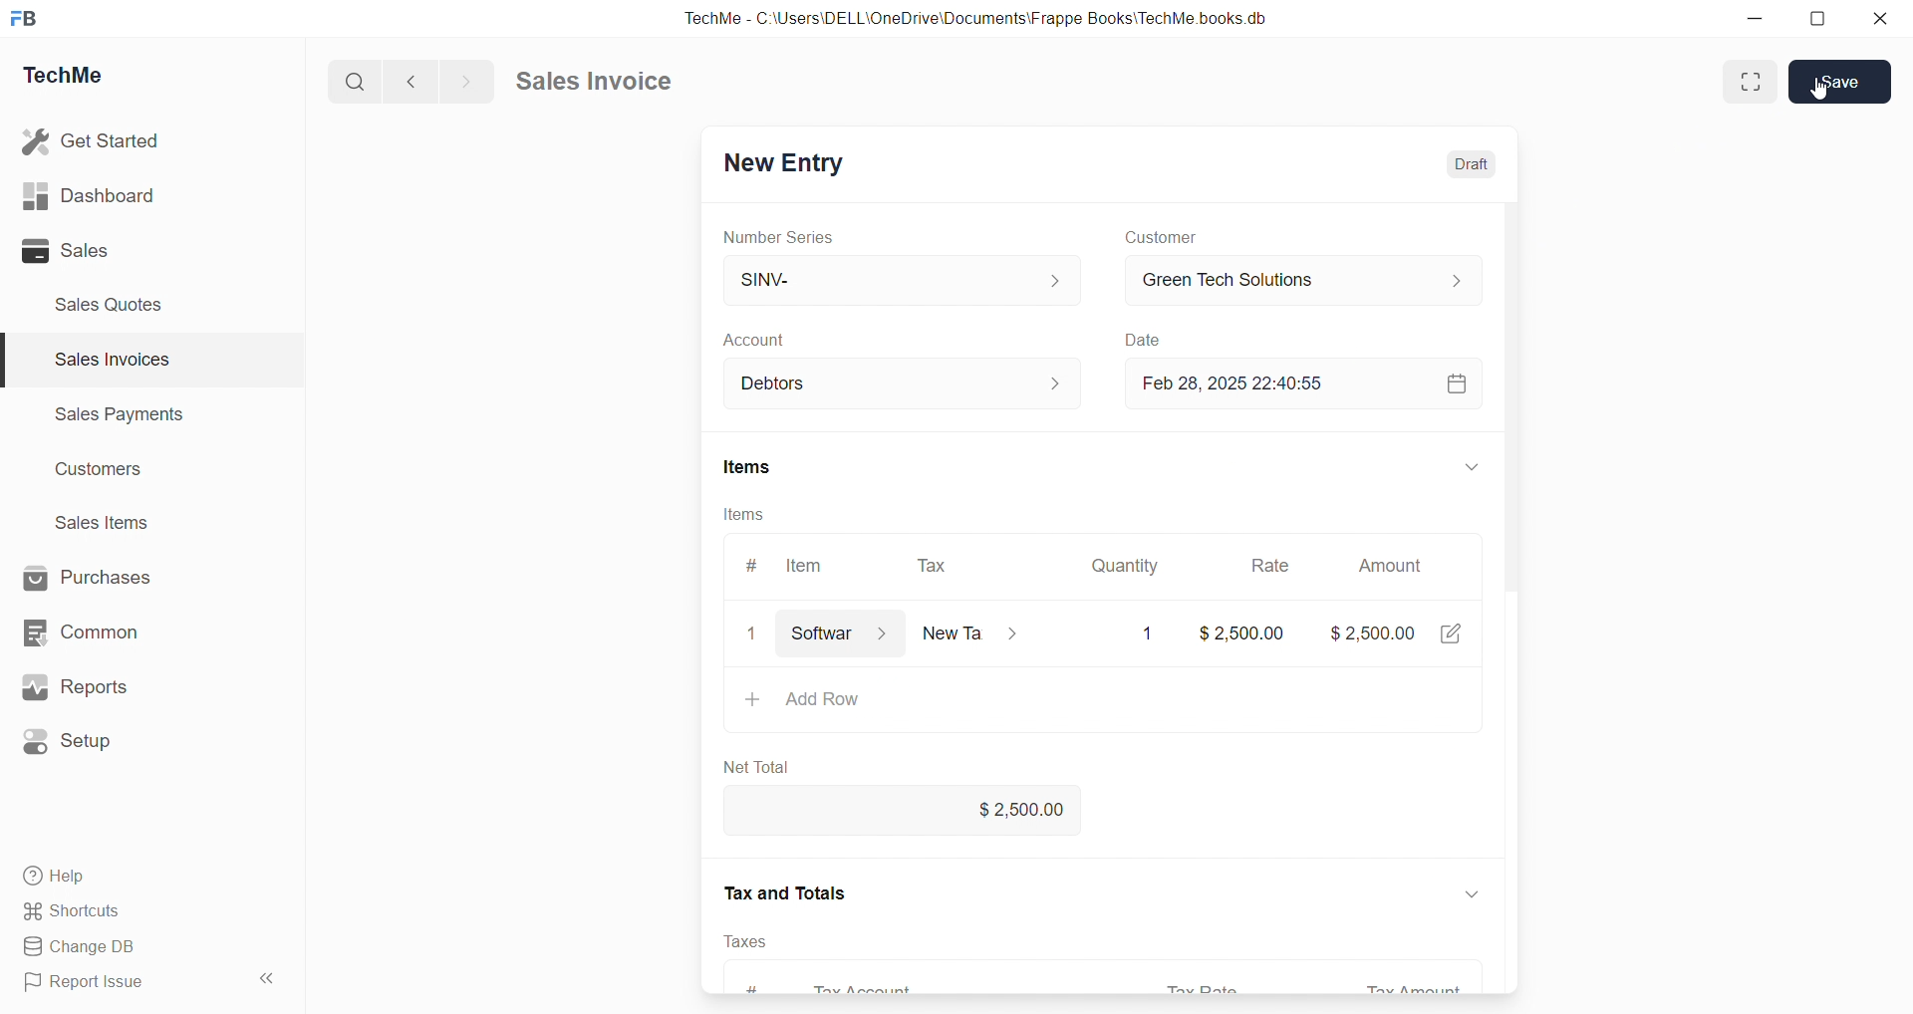 This screenshot has height=1014, width=1913. I want to click on calendar, so click(1457, 383).